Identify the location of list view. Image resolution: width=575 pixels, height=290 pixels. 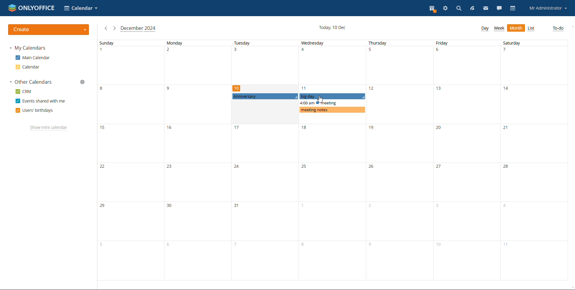
(532, 29).